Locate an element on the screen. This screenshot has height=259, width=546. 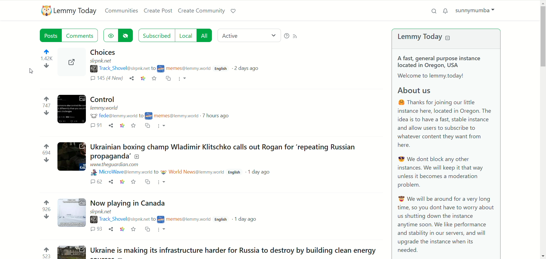
show hidden posts is located at coordinates (111, 36).